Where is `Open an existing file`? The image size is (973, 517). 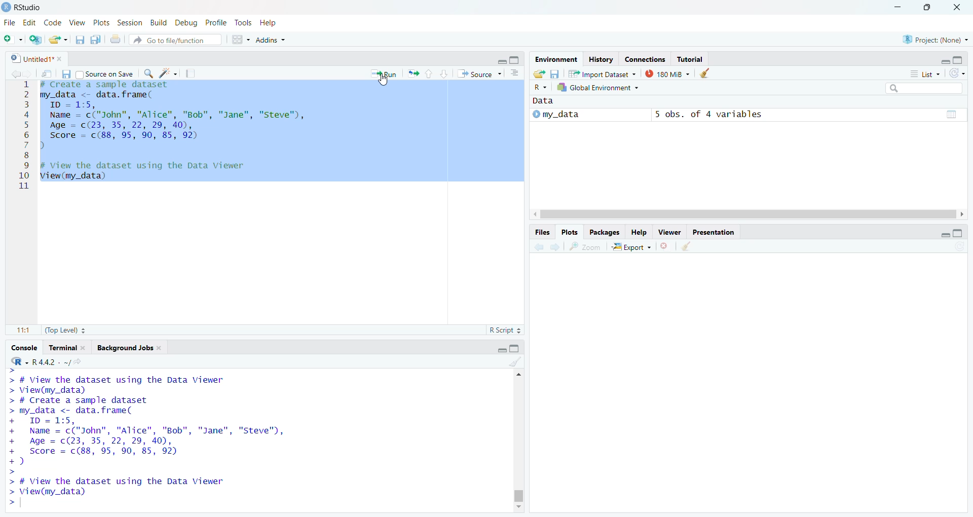
Open an existing file is located at coordinates (60, 40).